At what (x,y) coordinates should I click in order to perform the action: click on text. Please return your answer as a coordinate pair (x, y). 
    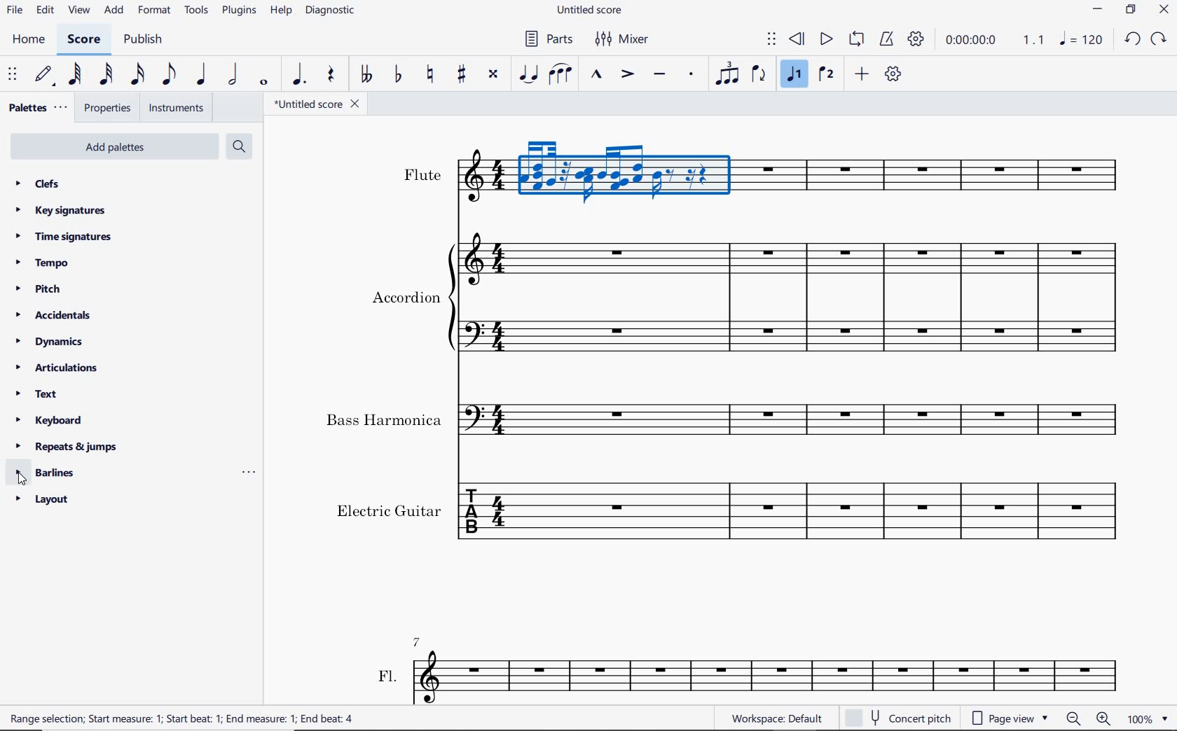
    Looking at the image, I should click on (384, 420).